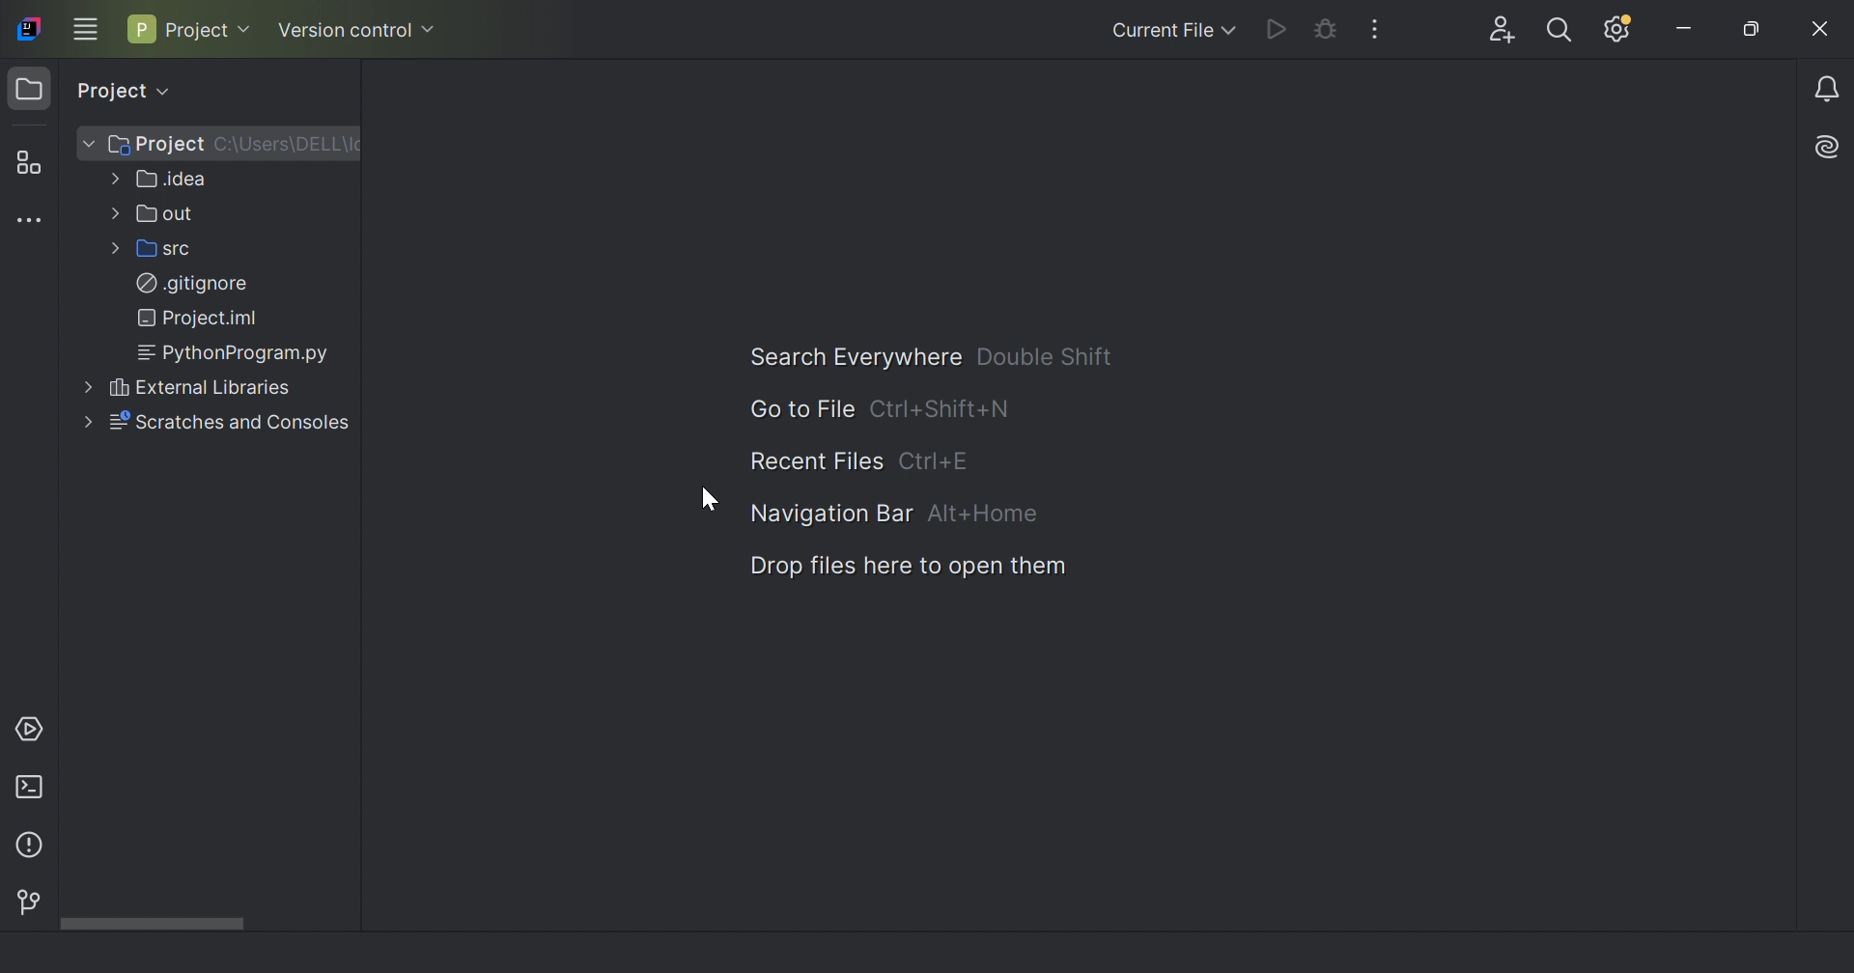  Describe the element at coordinates (34, 727) in the screenshot. I see `Services` at that location.